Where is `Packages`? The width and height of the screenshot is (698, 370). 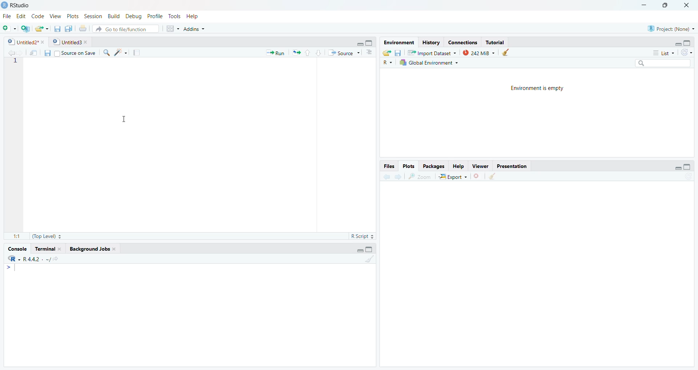
Packages is located at coordinates (433, 166).